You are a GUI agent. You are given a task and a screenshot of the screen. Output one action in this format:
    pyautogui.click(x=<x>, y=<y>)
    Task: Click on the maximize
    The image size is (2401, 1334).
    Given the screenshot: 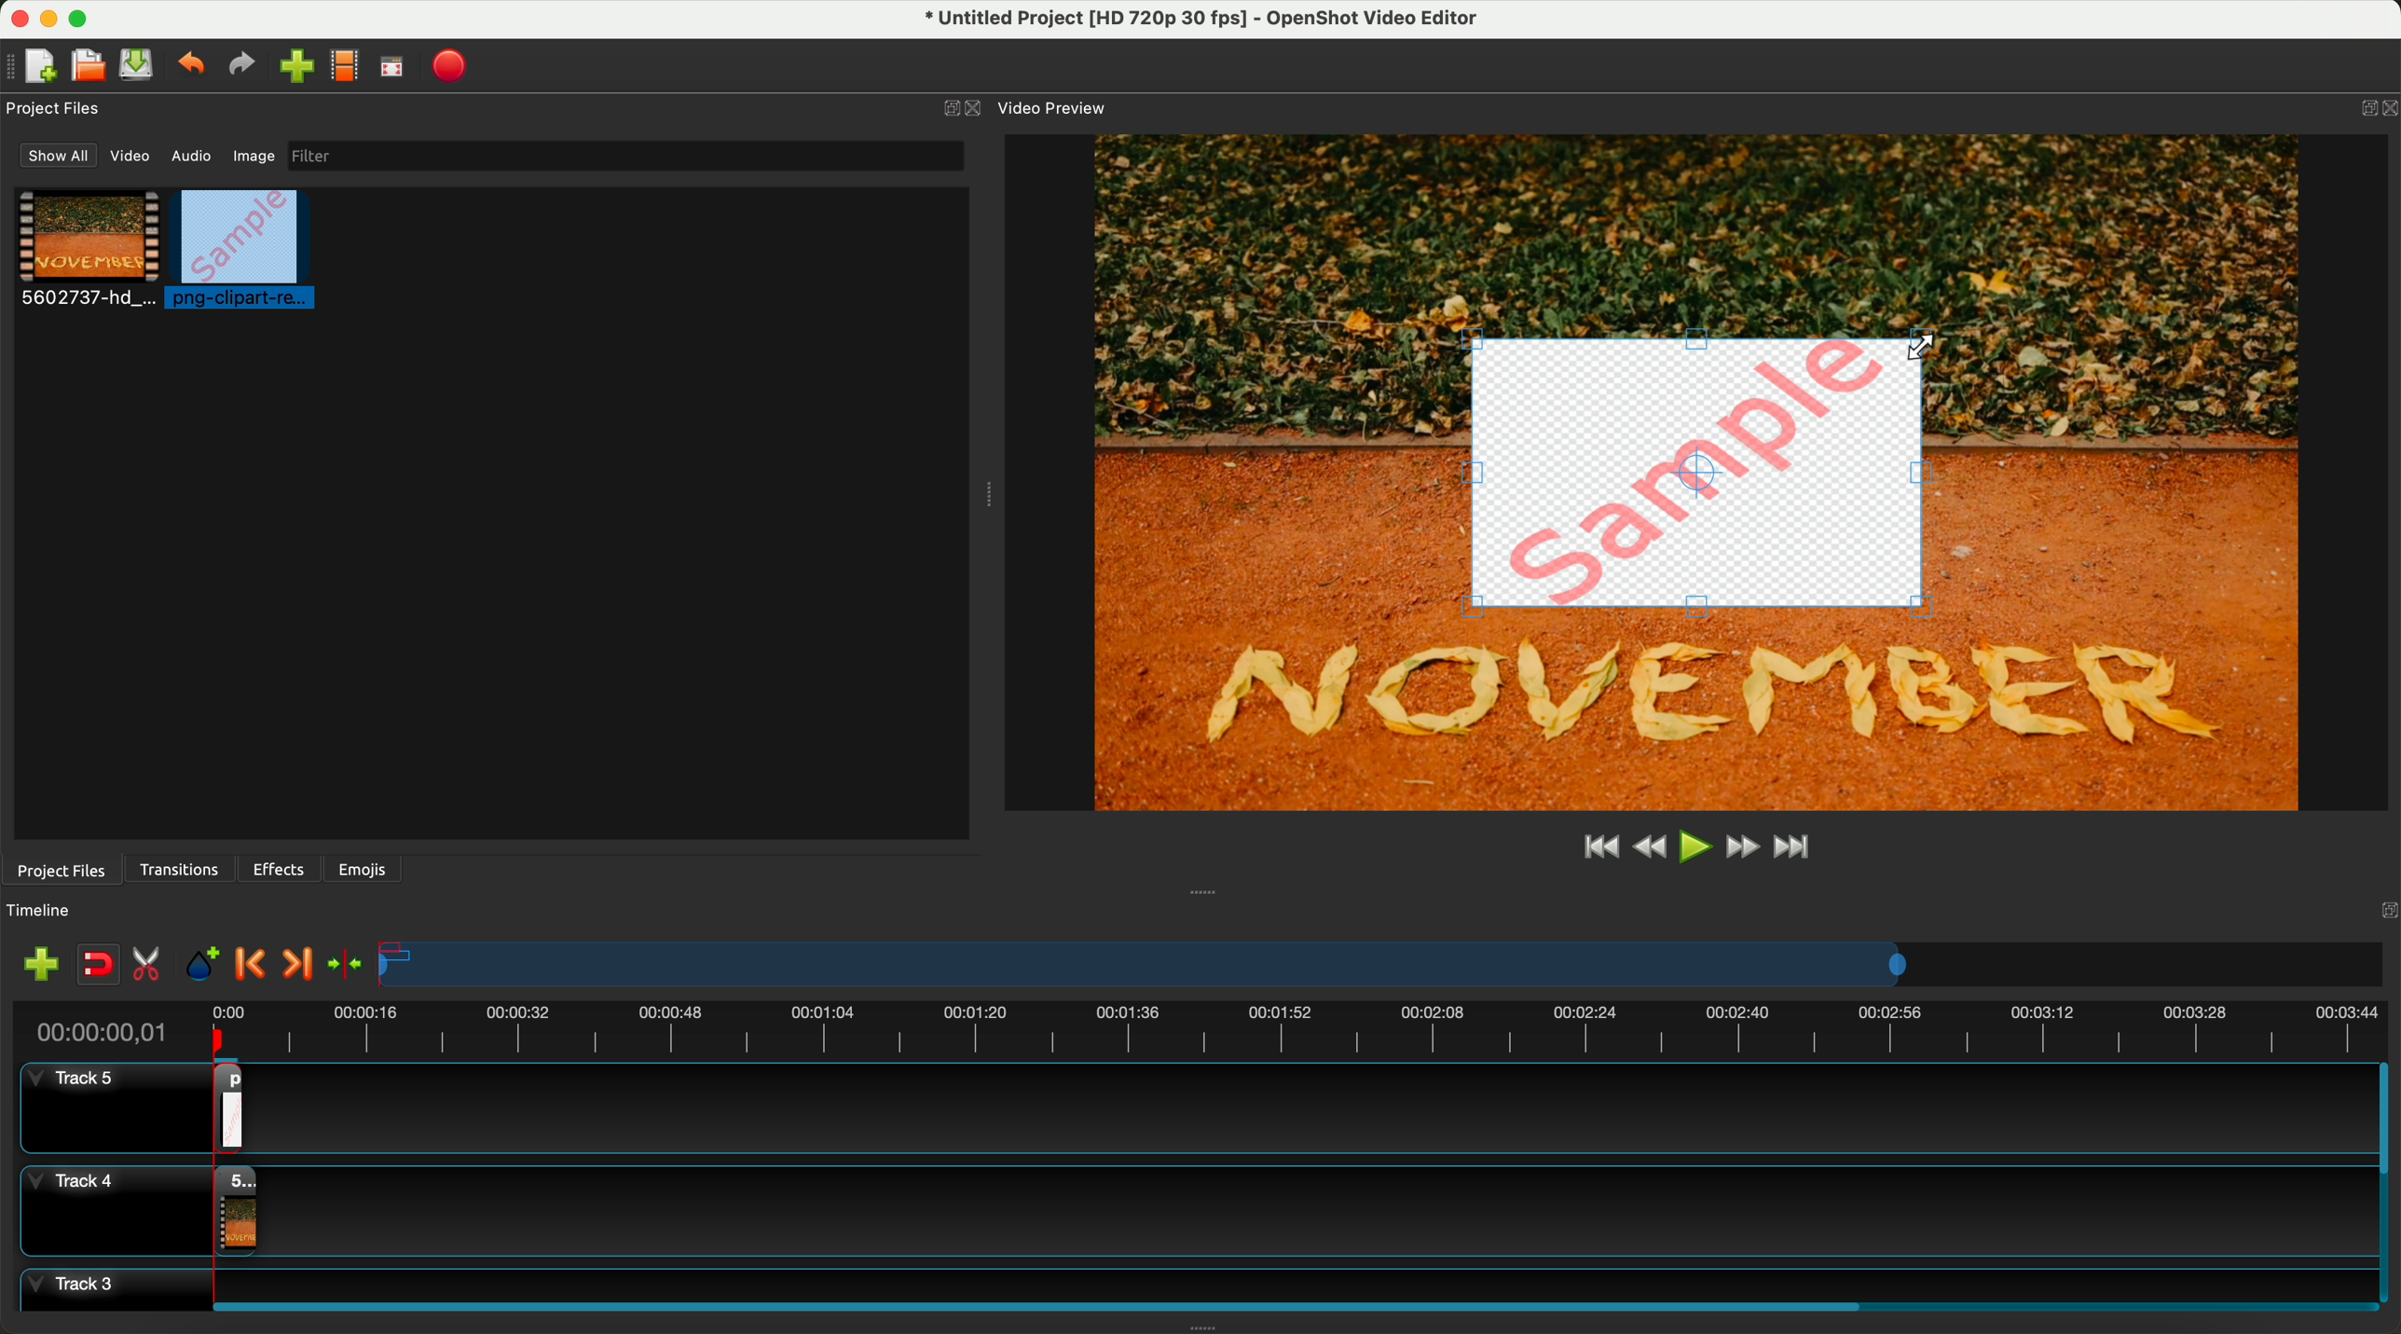 What is the action you would take?
    pyautogui.click(x=86, y=17)
    